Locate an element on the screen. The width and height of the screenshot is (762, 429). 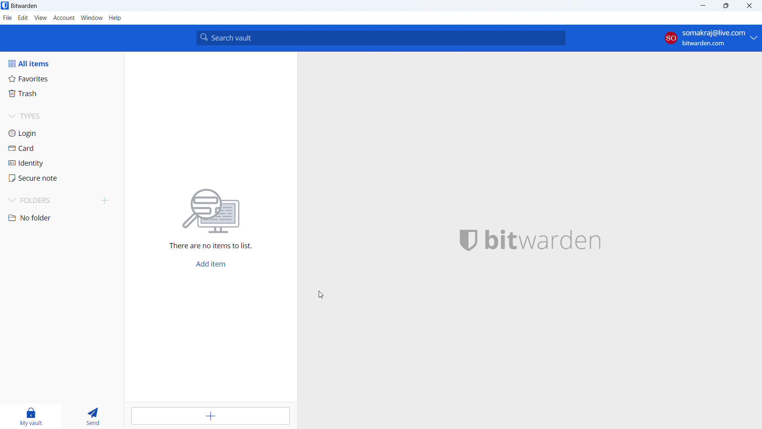
all items is located at coordinates (62, 63).